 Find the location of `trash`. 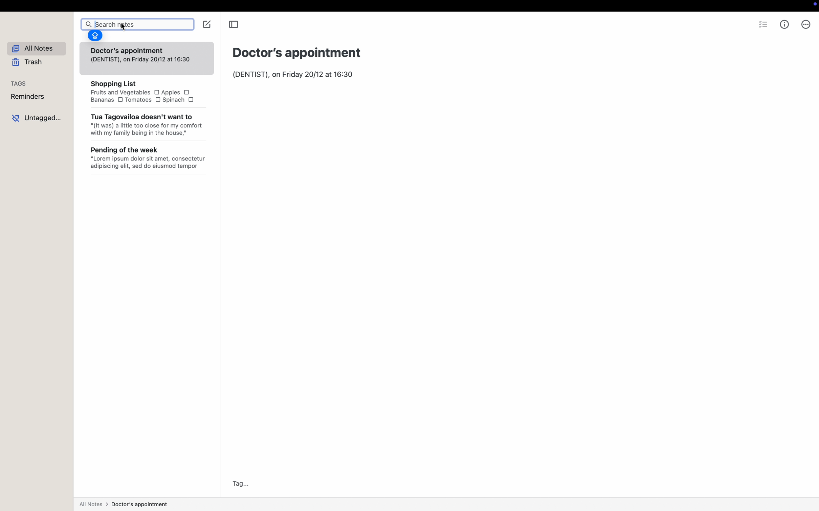

trash is located at coordinates (28, 63).